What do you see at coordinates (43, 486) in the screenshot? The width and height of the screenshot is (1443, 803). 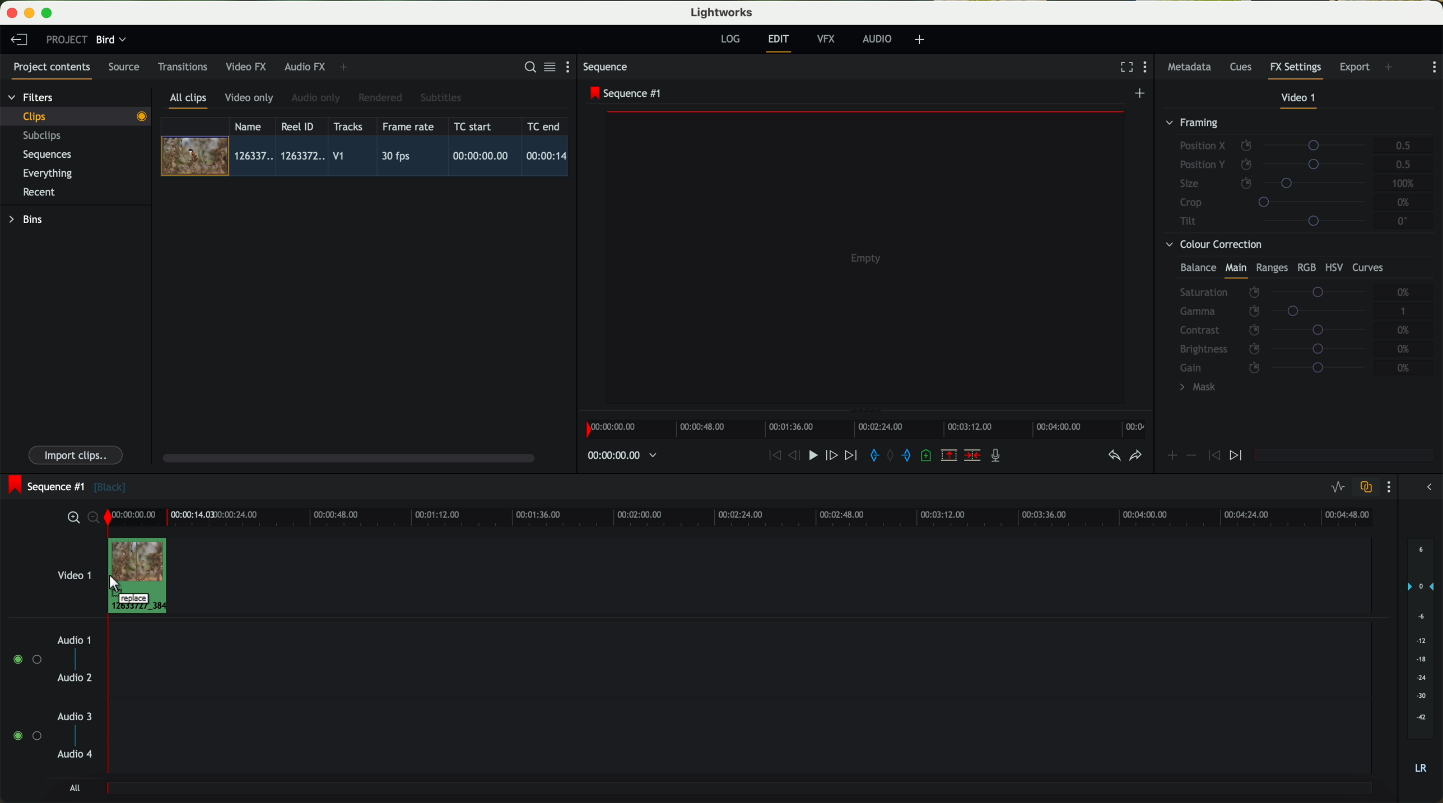 I see `sequence #1` at bounding box center [43, 486].